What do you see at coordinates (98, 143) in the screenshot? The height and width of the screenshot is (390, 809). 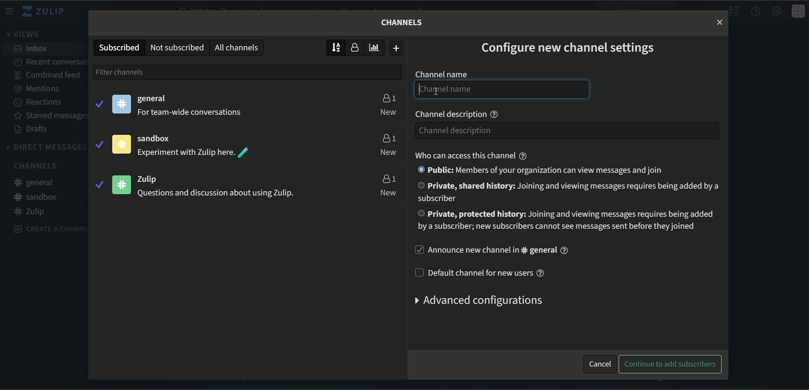 I see `tick` at bounding box center [98, 143].